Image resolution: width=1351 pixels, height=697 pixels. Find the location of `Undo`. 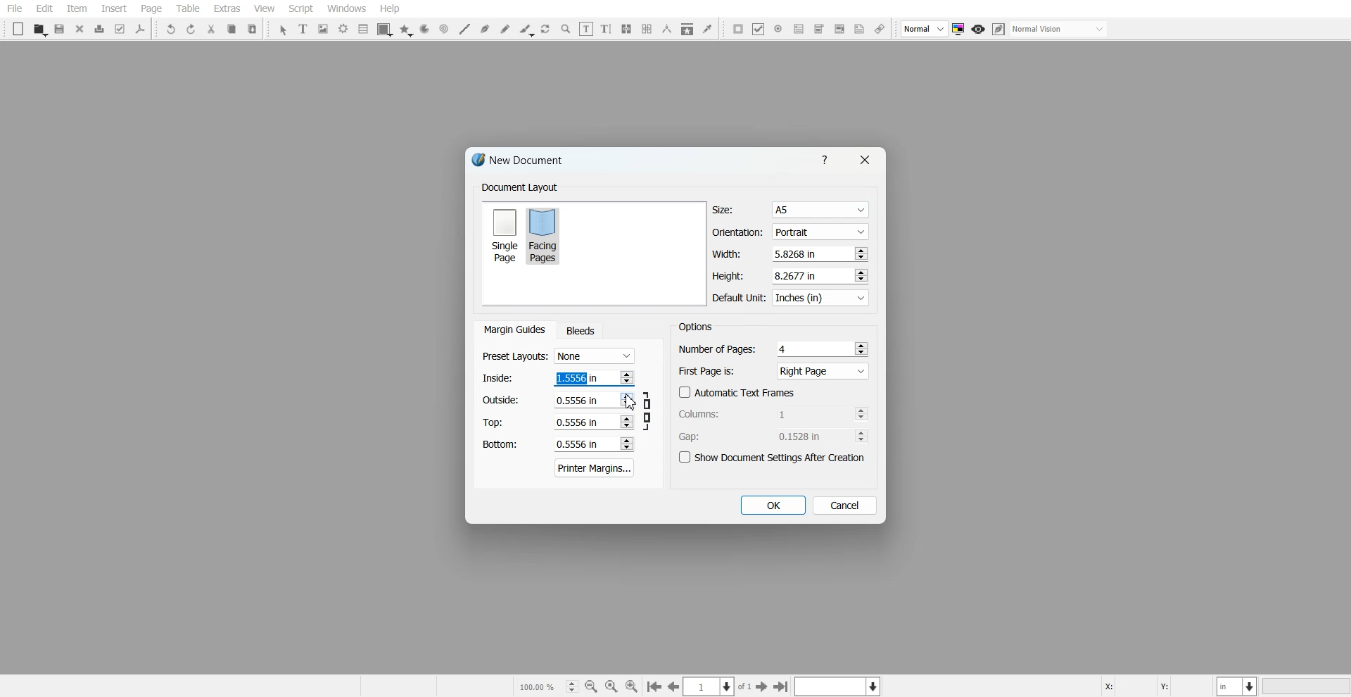

Undo is located at coordinates (171, 29).